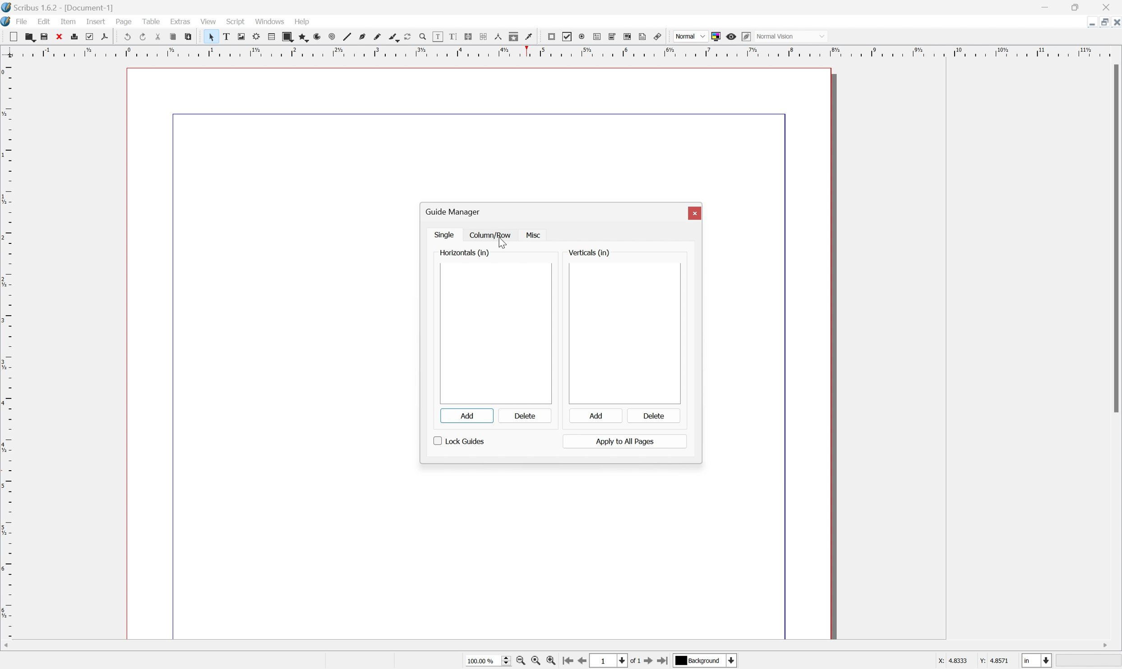  I want to click on scribus icon, so click(7, 22).